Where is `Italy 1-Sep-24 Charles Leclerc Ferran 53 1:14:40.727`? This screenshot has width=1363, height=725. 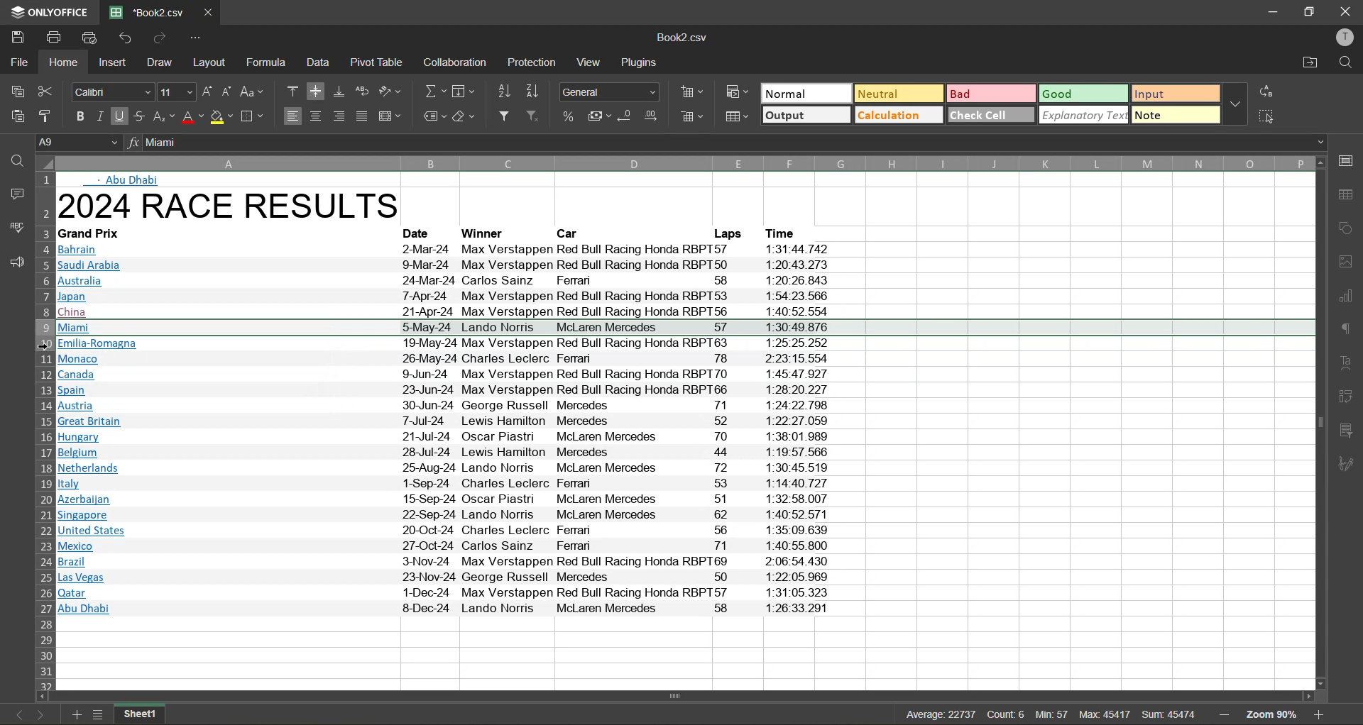
Italy 1-Sep-24 Charles Leclerc Ferran 53 1:14:40.727 is located at coordinates (444, 484).